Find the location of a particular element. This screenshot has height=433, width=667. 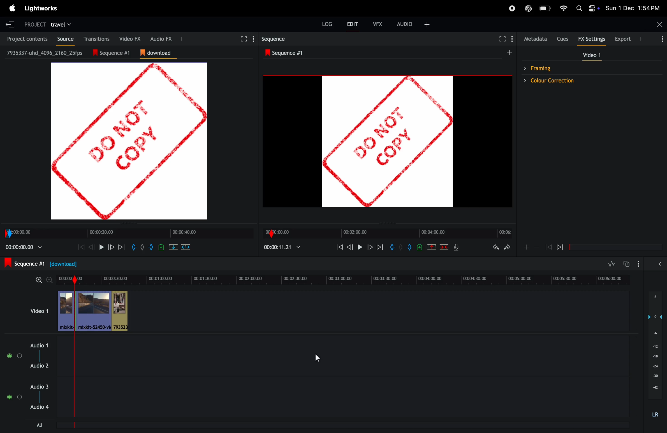

toggle audio editing levels is located at coordinates (611, 264).